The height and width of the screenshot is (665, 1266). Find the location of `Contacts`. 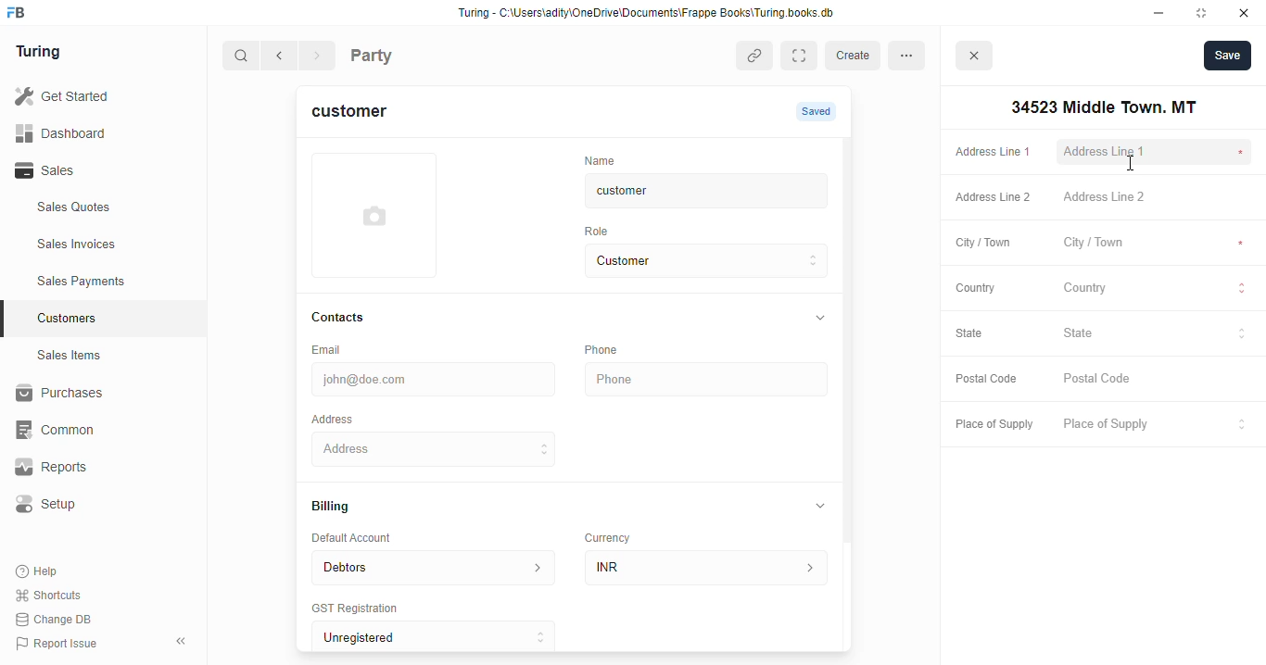

Contacts is located at coordinates (356, 318).